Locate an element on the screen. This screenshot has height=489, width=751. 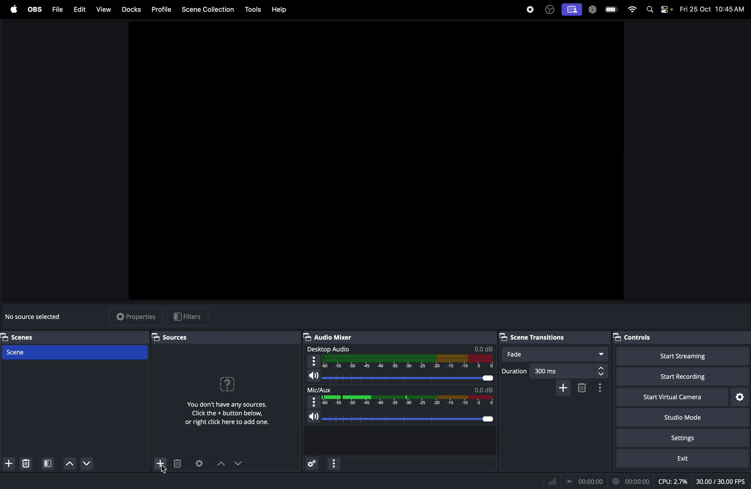
Scene is located at coordinates (77, 351).